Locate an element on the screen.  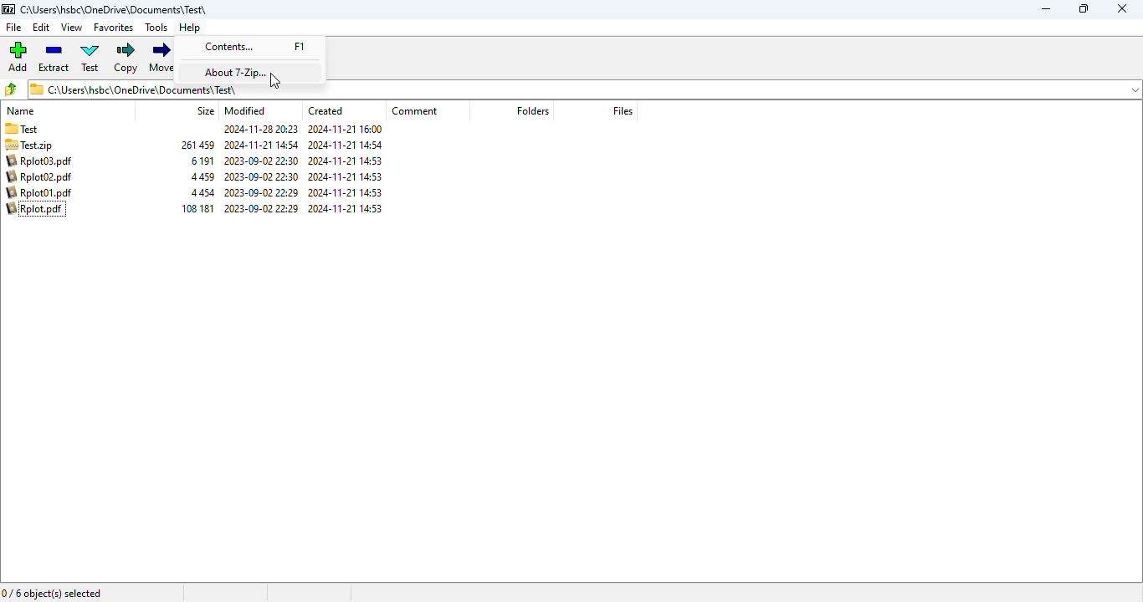
file is located at coordinates (14, 28).